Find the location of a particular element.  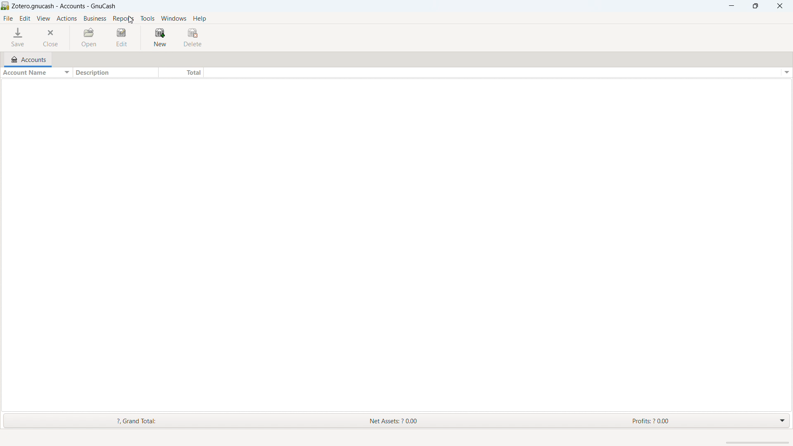

file is located at coordinates (8, 18).